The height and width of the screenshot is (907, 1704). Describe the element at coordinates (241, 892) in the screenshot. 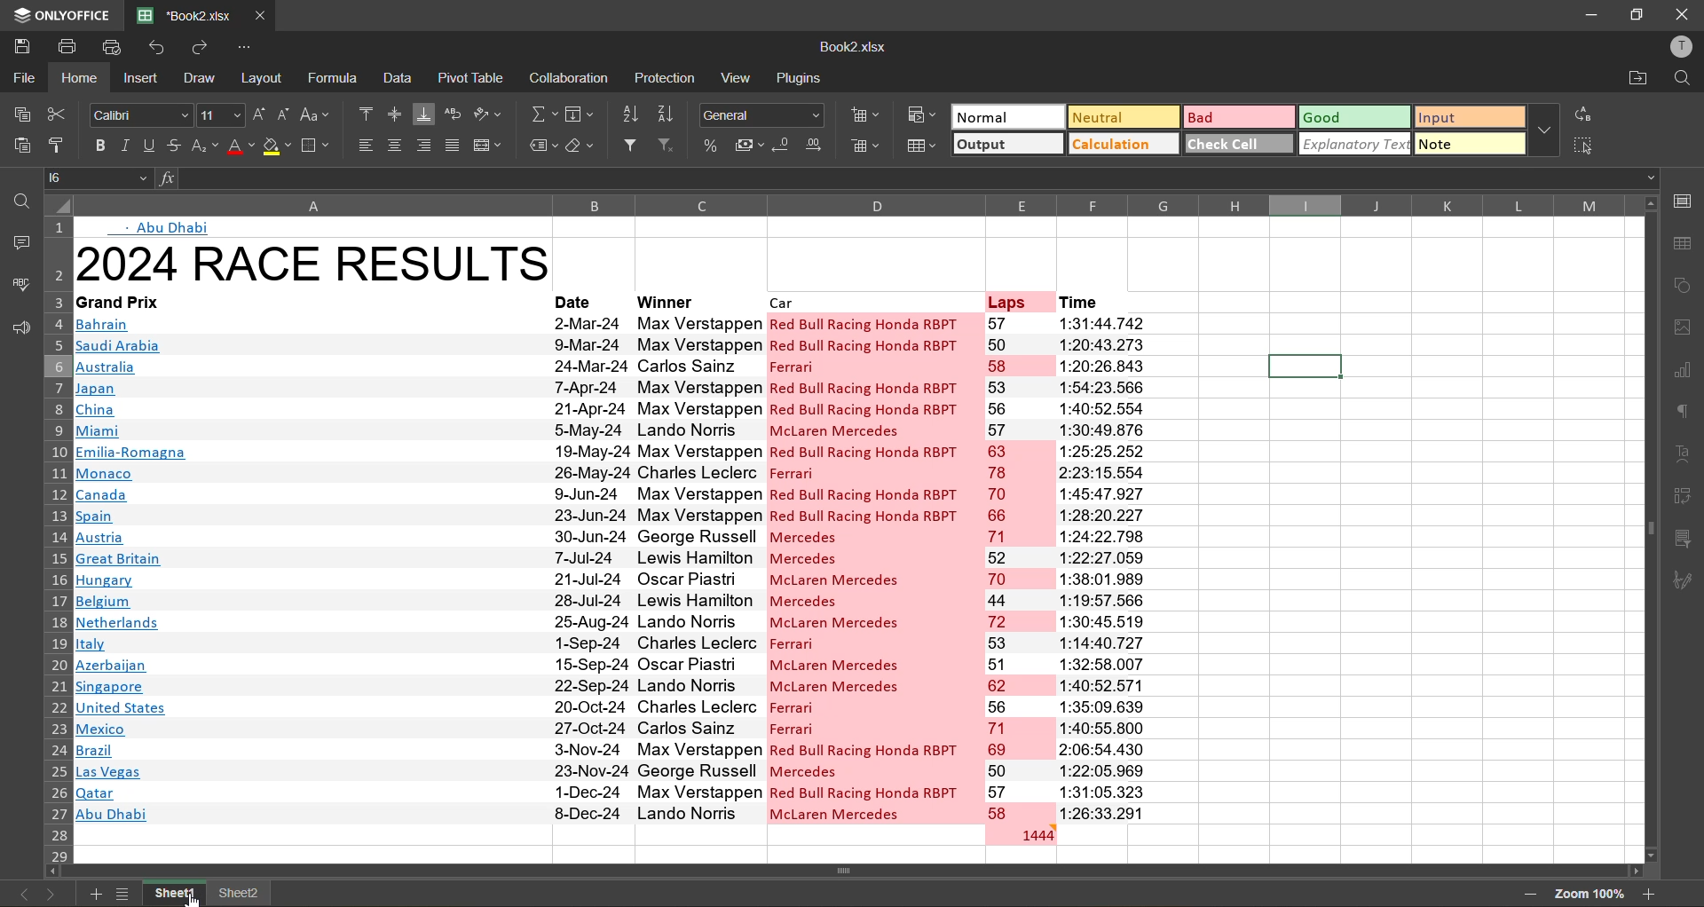

I see `sheet2` at that location.